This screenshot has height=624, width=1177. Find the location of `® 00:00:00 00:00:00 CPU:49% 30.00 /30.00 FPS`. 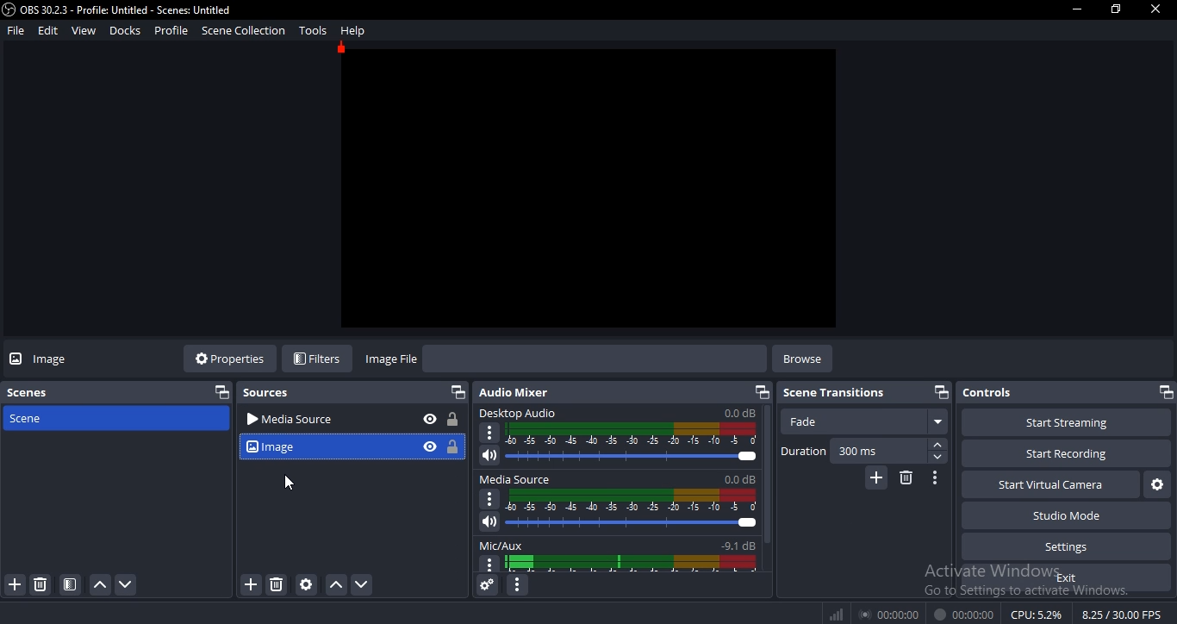

® 00:00:00 00:00:00 CPU:49% 30.00 /30.00 FPS is located at coordinates (995, 614).